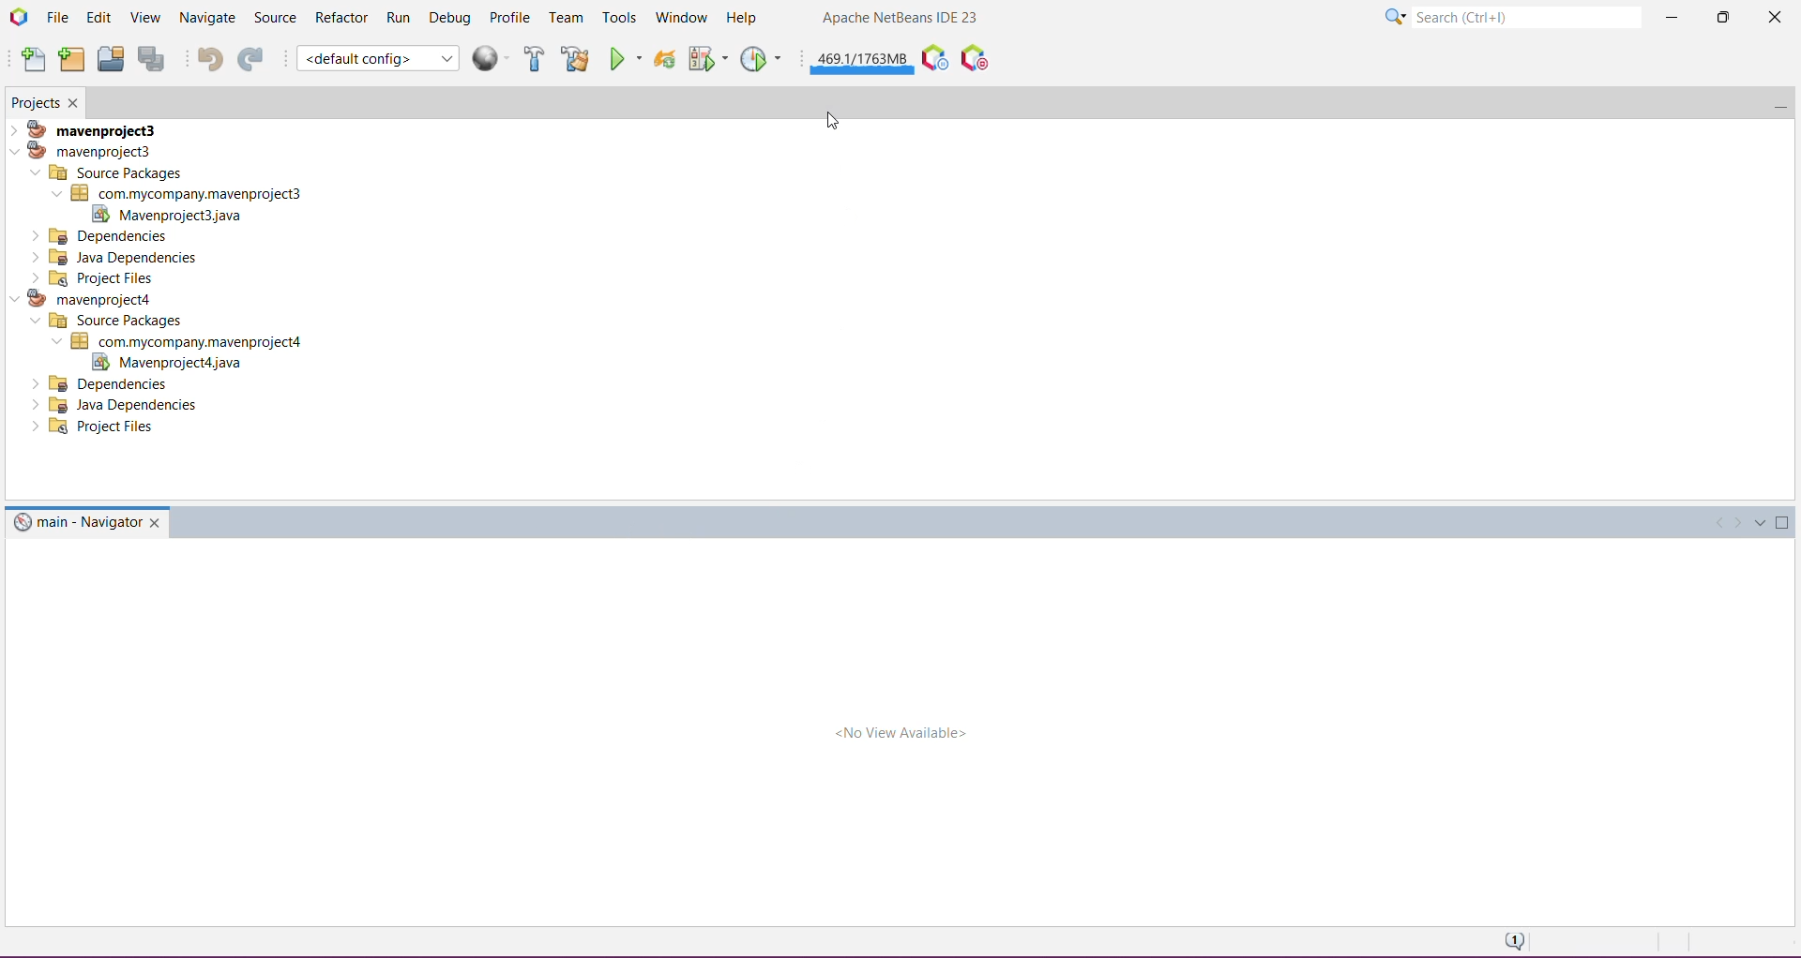  What do you see at coordinates (763, 58) in the screenshot?
I see `Profile Main Project` at bounding box center [763, 58].